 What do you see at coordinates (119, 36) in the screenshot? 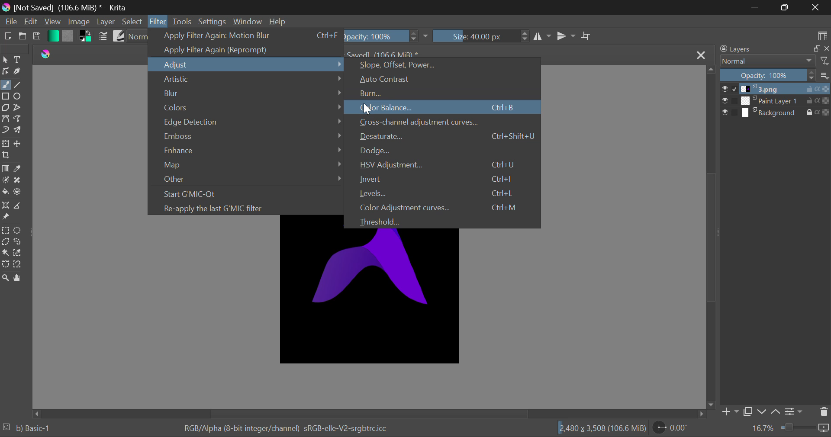
I see `Brush Presets` at bounding box center [119, 36].